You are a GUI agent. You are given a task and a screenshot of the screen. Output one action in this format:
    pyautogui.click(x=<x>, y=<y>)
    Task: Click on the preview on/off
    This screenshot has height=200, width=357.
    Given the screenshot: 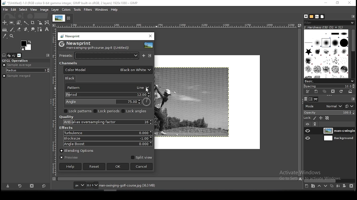 What is the action you would take?
    pyautogui.click(x=69, y=158)
    